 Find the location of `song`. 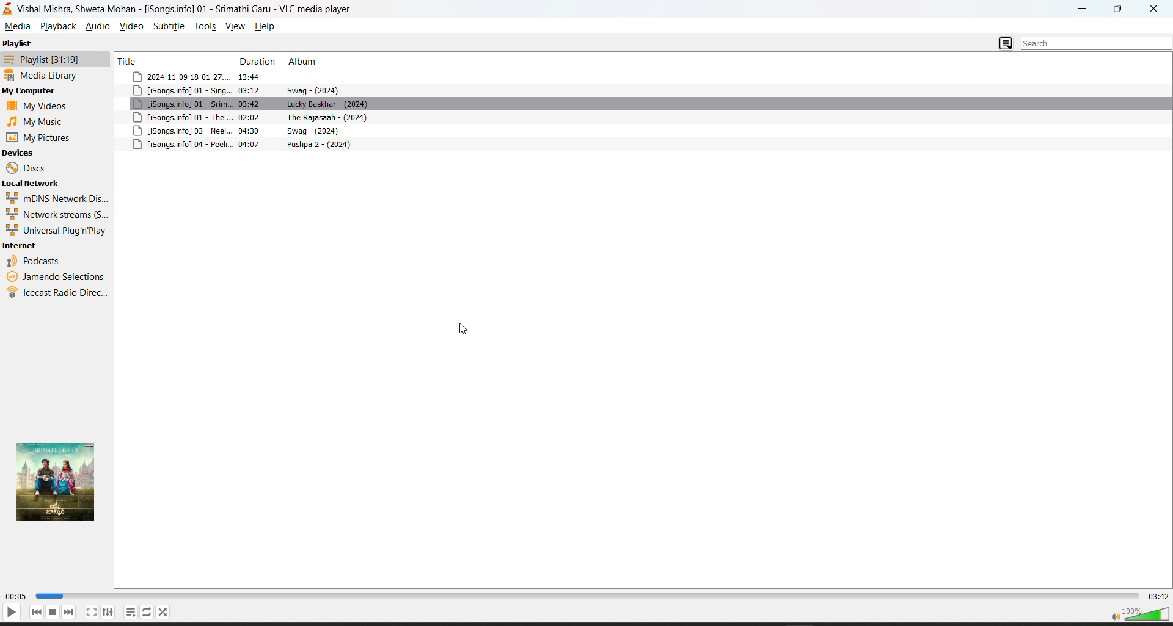

song is located at coordinates (643, 91).